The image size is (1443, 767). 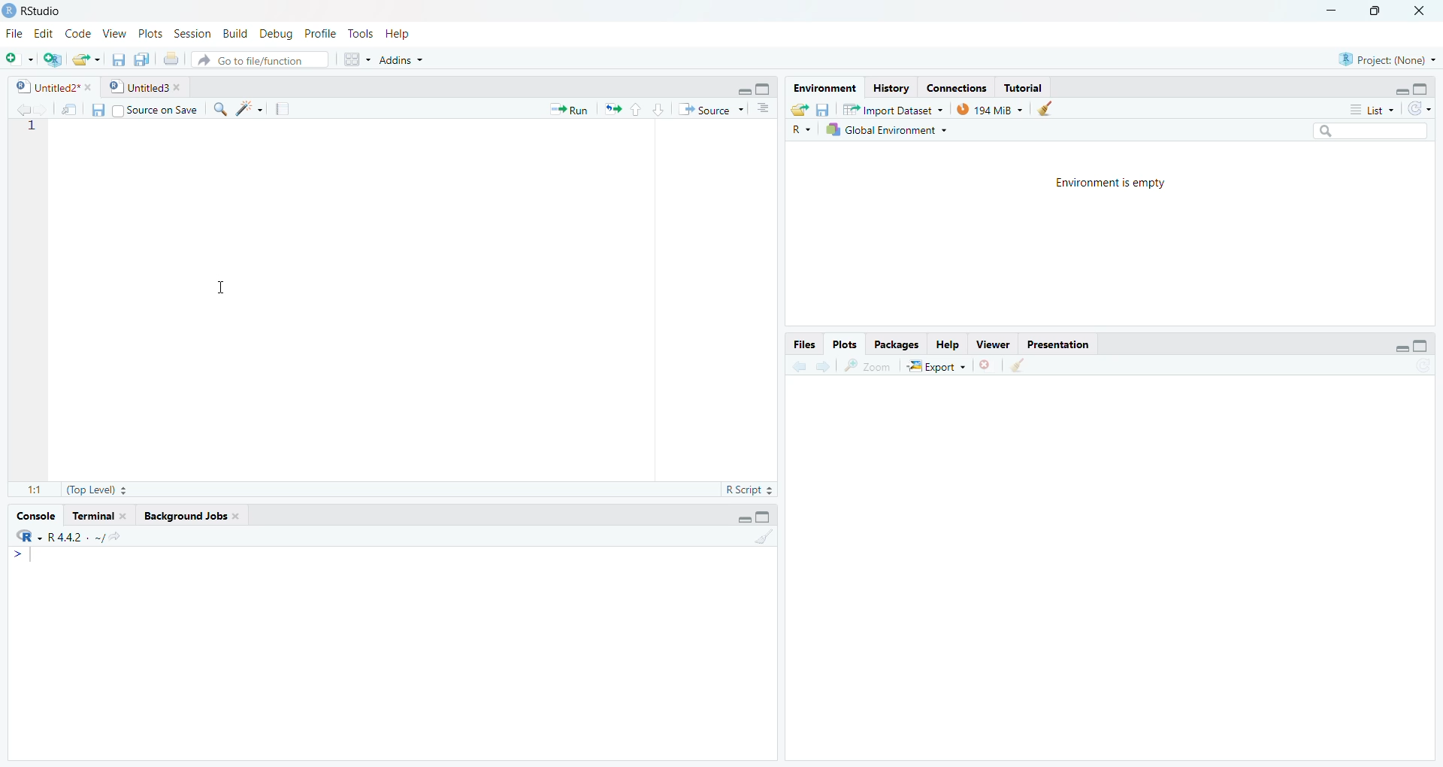 What do you see at coordinates (1422, 108) in the screenshot?
I see `Refresh theme` at bounding box center [1422, 108].